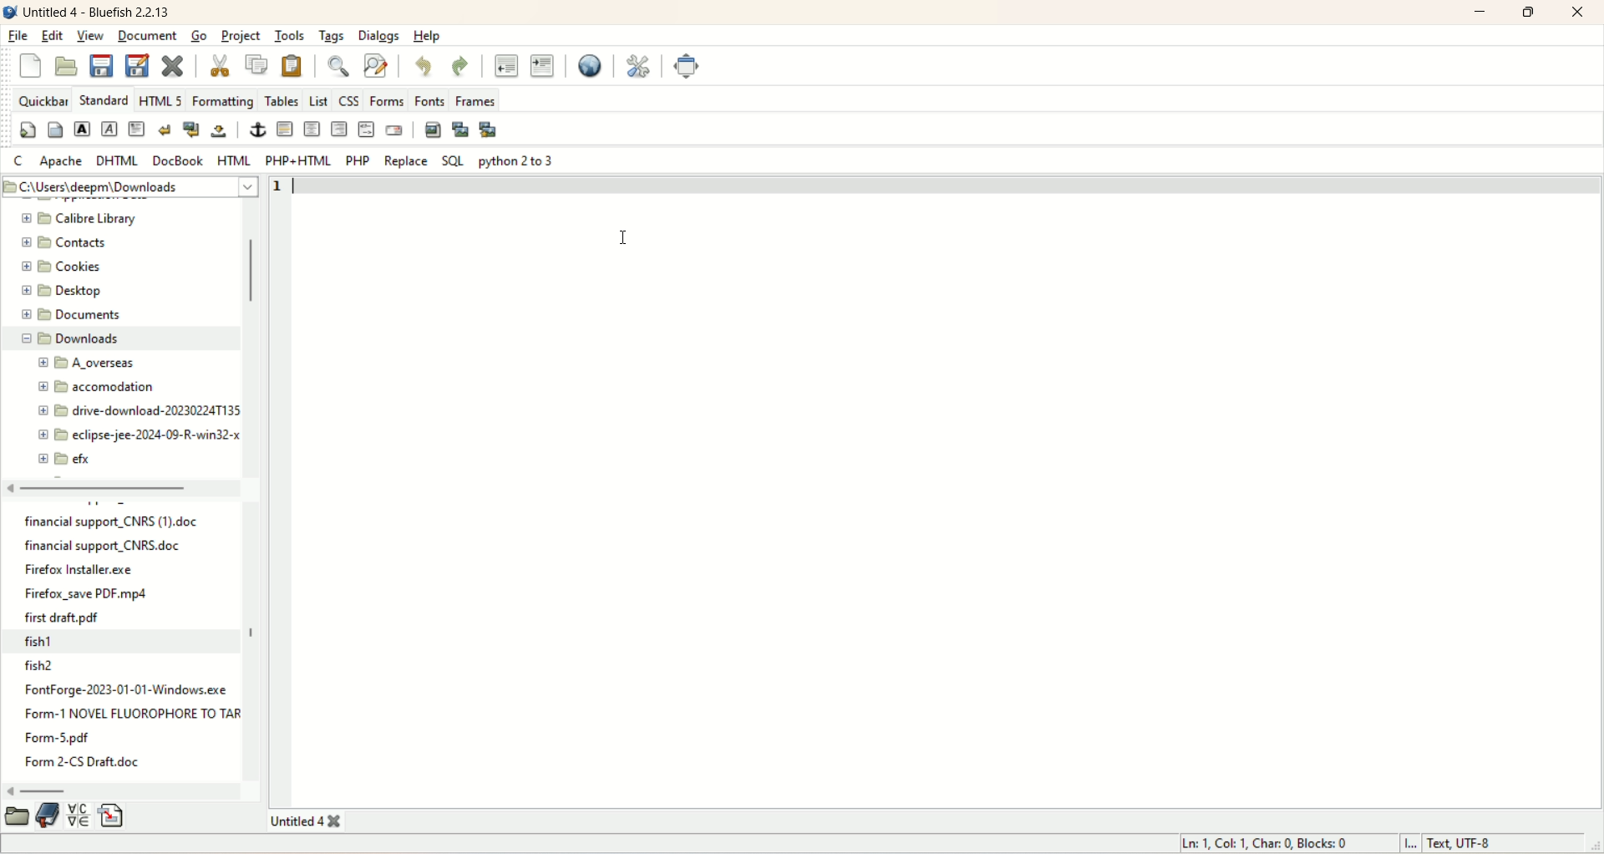 The image size is (1604, 854). What do you see at coordinates (366, 129) in the screenshot?
I see `HTML comment` at bounding box center [366, 129].